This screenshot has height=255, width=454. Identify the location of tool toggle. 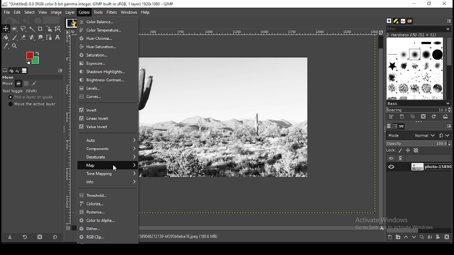
(20, 91).